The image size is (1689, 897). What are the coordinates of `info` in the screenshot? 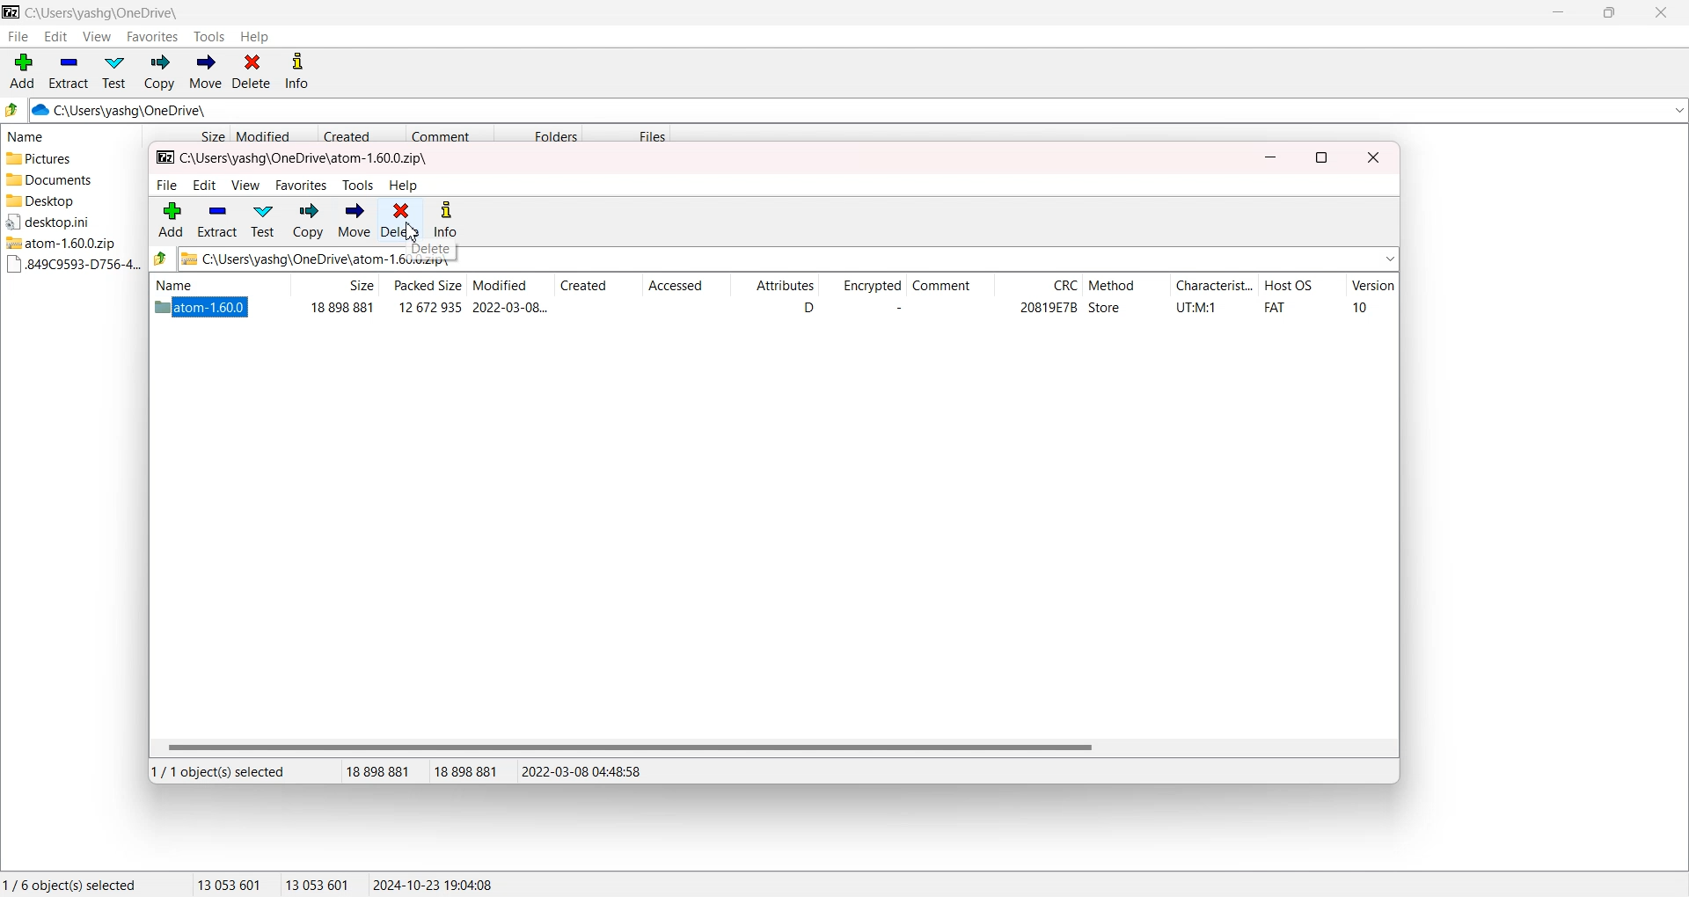 It's located at (446, 221).